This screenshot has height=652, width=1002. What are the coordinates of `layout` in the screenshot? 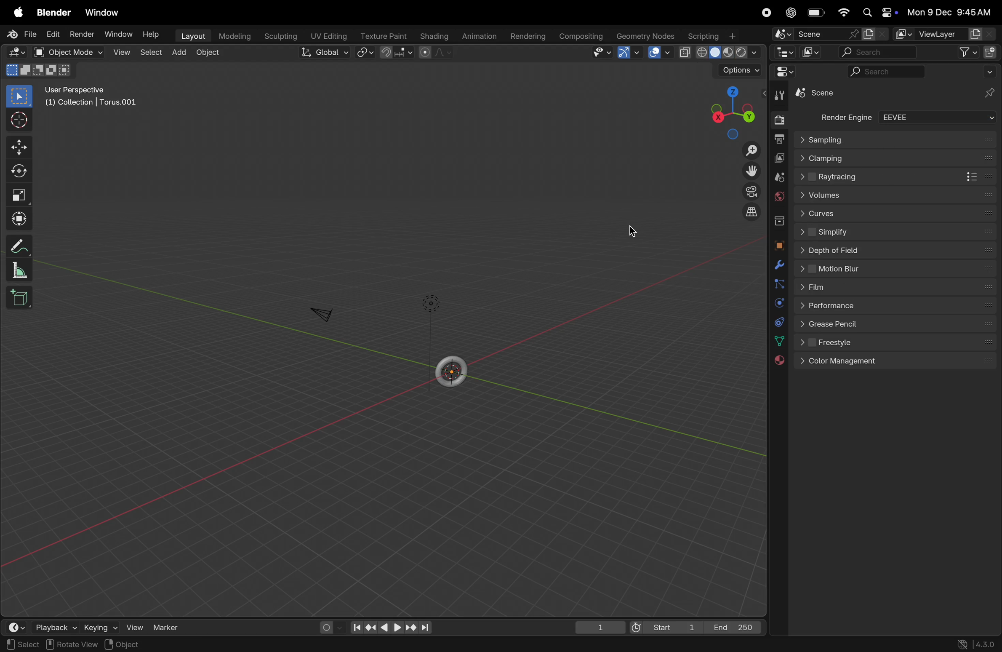 It's located at (192, 35).